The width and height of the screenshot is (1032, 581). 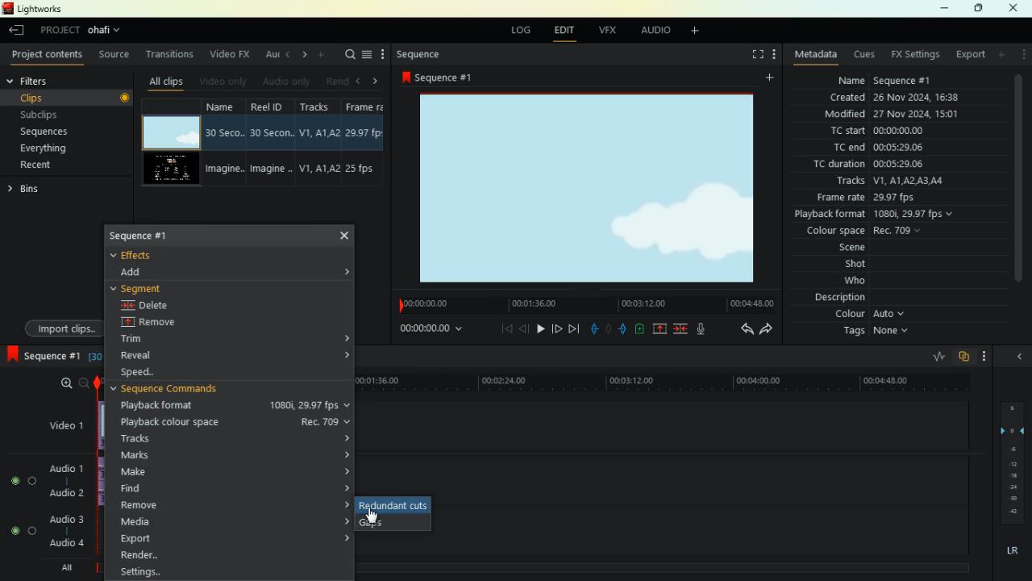 What do you see at coordinates (287, 55) in the screenshot?
I see `left` at bounding box center [287, 55].